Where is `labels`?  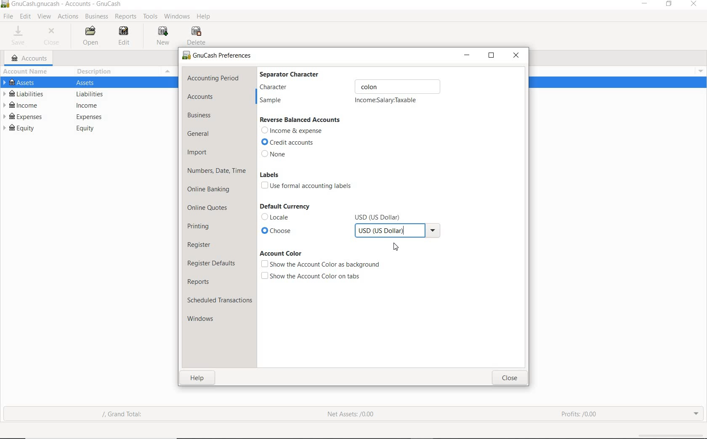
labels is located at coordinates (269, 175).